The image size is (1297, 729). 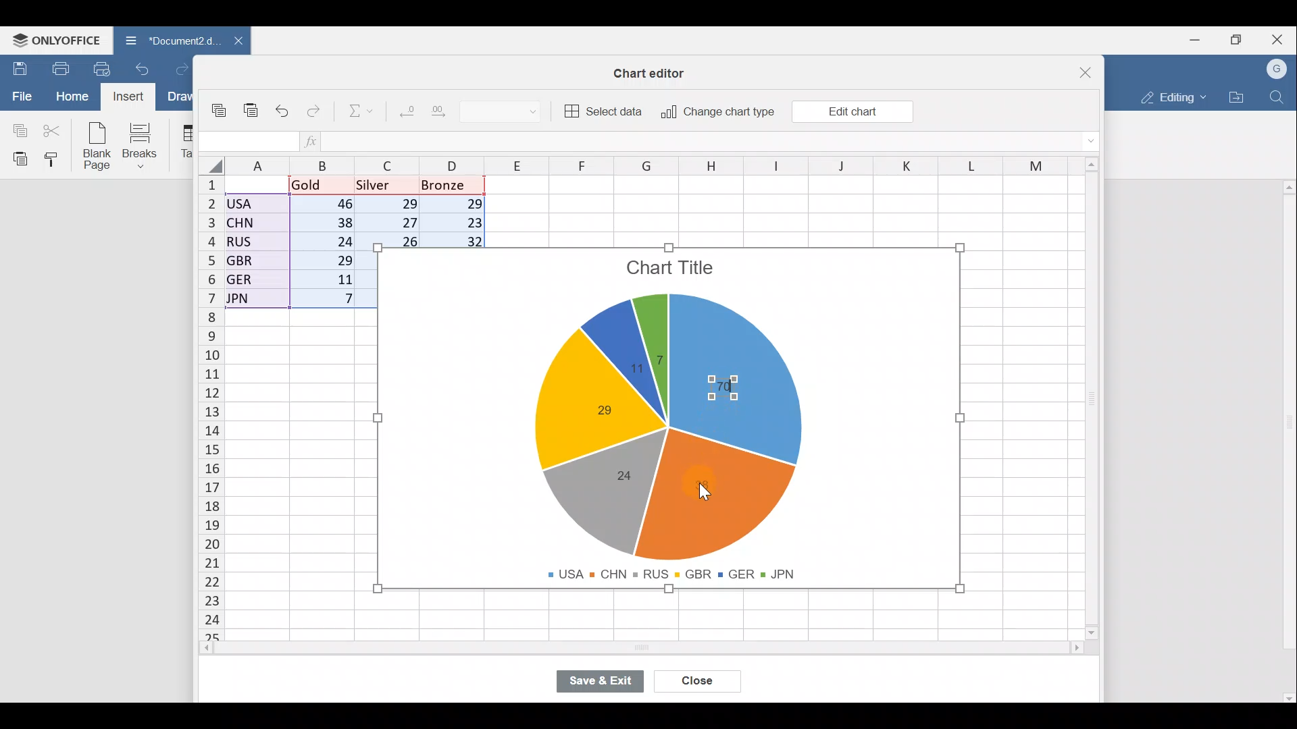 What do you see at coordinates (236, 42) in the screenshot?
I see `Close document` at bounding box center [236, 42].